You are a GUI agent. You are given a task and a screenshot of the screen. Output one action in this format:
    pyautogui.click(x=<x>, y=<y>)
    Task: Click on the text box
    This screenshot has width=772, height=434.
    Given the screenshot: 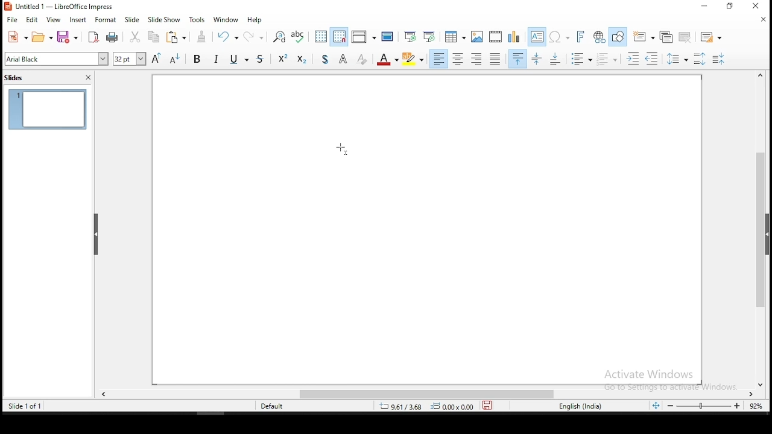 What is the action you would take?
    pyautogui.click(x=537, y=37)
    